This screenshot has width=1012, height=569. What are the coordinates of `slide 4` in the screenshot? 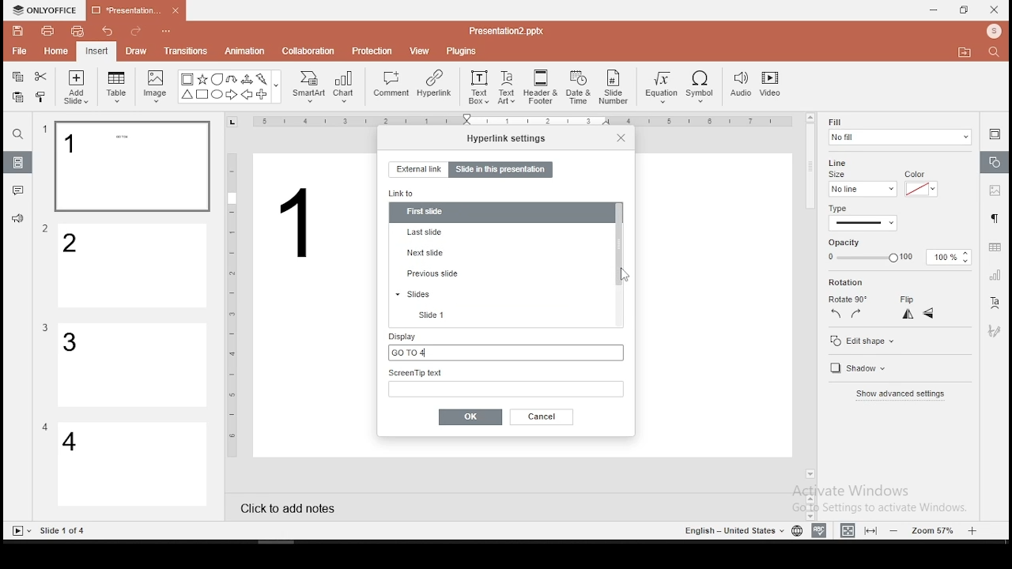 It's located at (133, 465).